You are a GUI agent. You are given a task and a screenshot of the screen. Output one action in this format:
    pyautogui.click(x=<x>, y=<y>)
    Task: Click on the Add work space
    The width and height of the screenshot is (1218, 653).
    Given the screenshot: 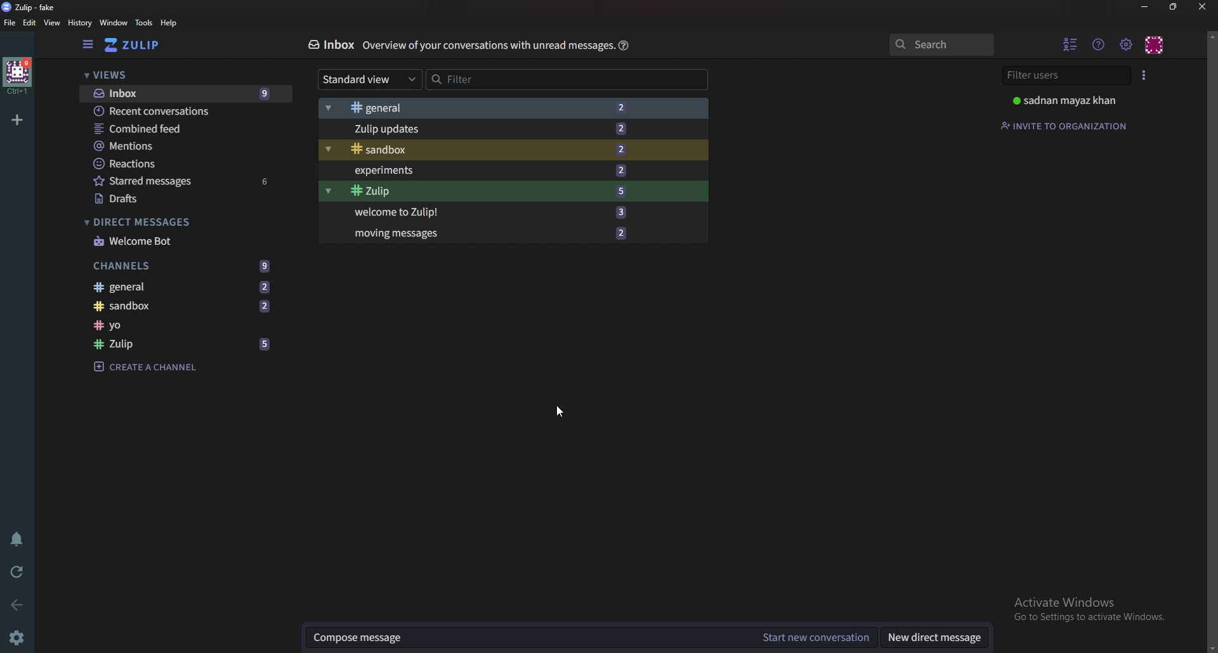 What is the action you would take?
    pyautogui.click(x=18, y=119)
    